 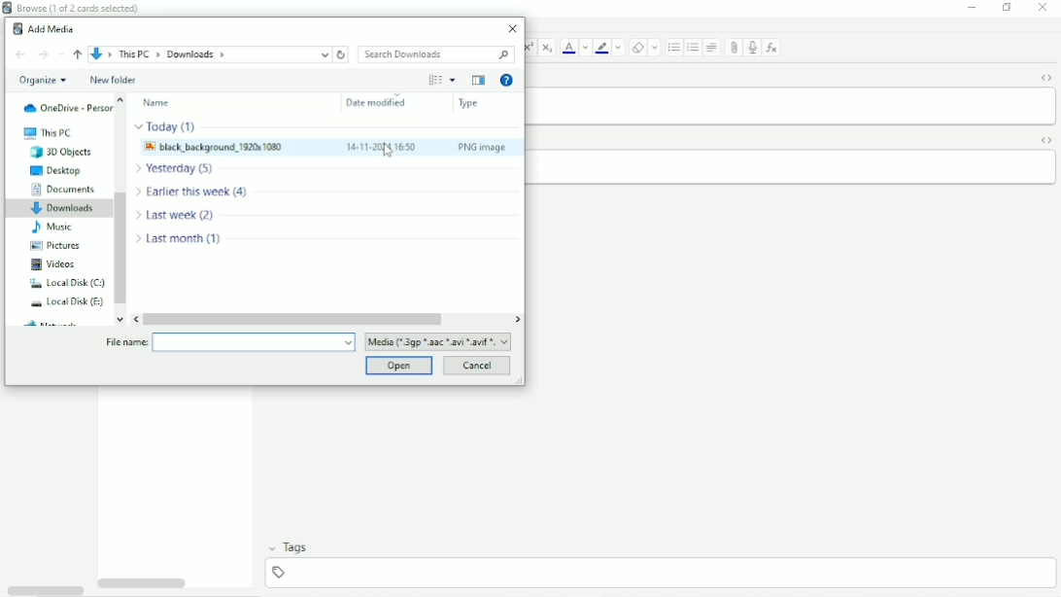 I want to click on Change color, so click(x=618, y=48).